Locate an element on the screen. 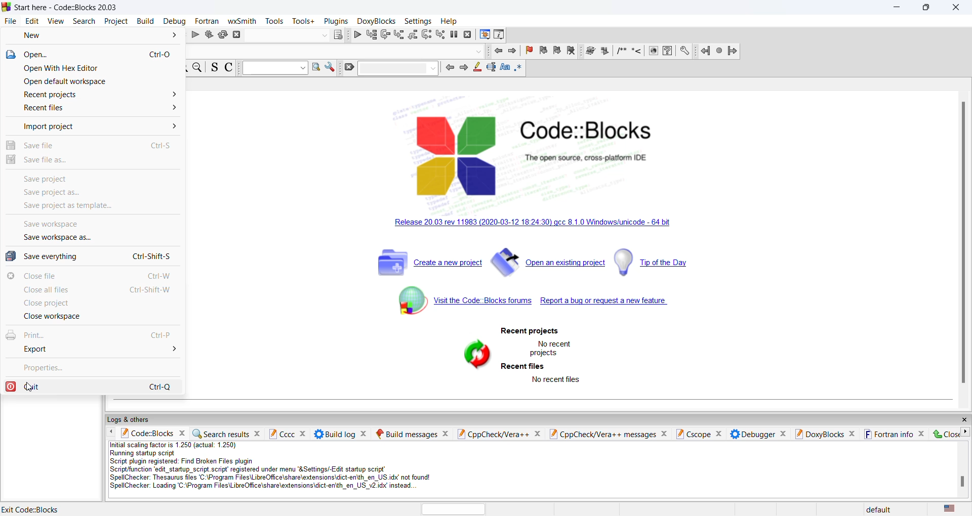 This screenshot has height=516, width=972. icon is located at coordinates (591, 51).